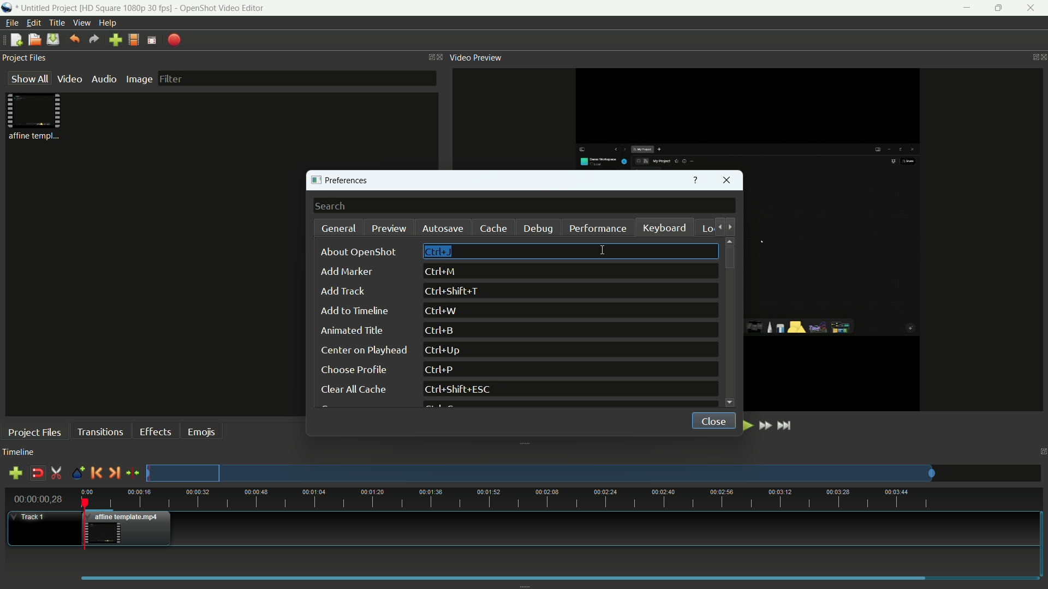 This screenshot has width=1048, height=589. I want to click on minimize, so click(964, 8).